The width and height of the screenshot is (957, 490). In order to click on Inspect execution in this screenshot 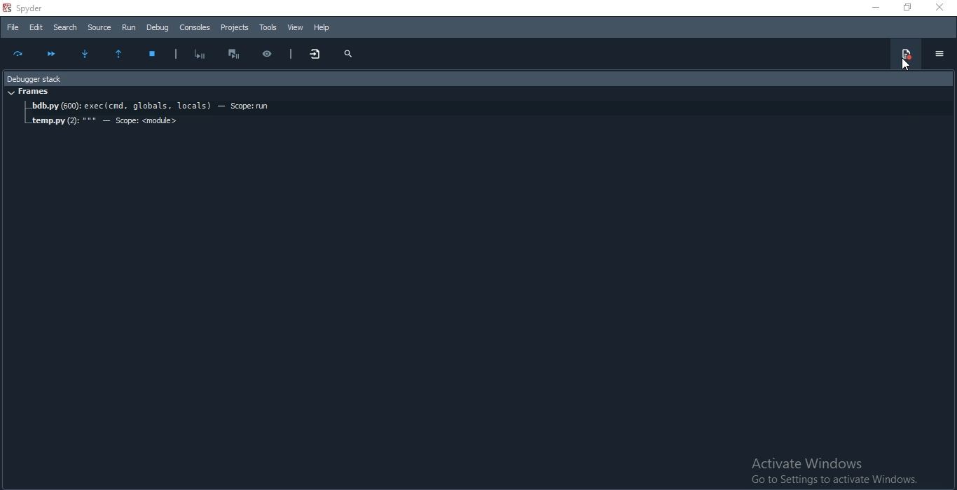, I will do `click(273, 52)`.